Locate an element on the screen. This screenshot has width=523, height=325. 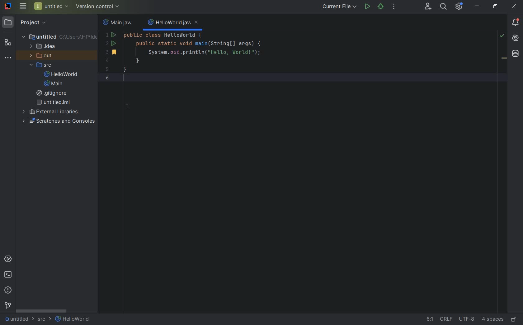
search everywhere is located at coordinates (443, 7).